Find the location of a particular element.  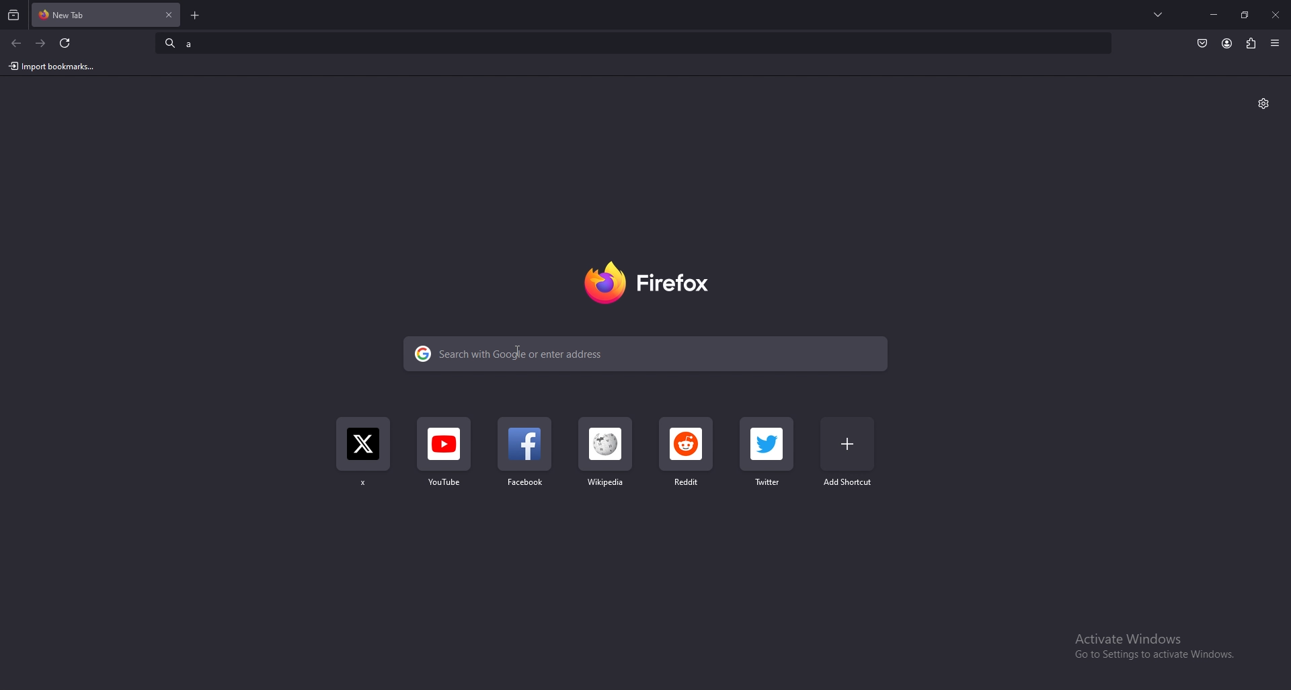

facebook is located at coordinates (527, 459).